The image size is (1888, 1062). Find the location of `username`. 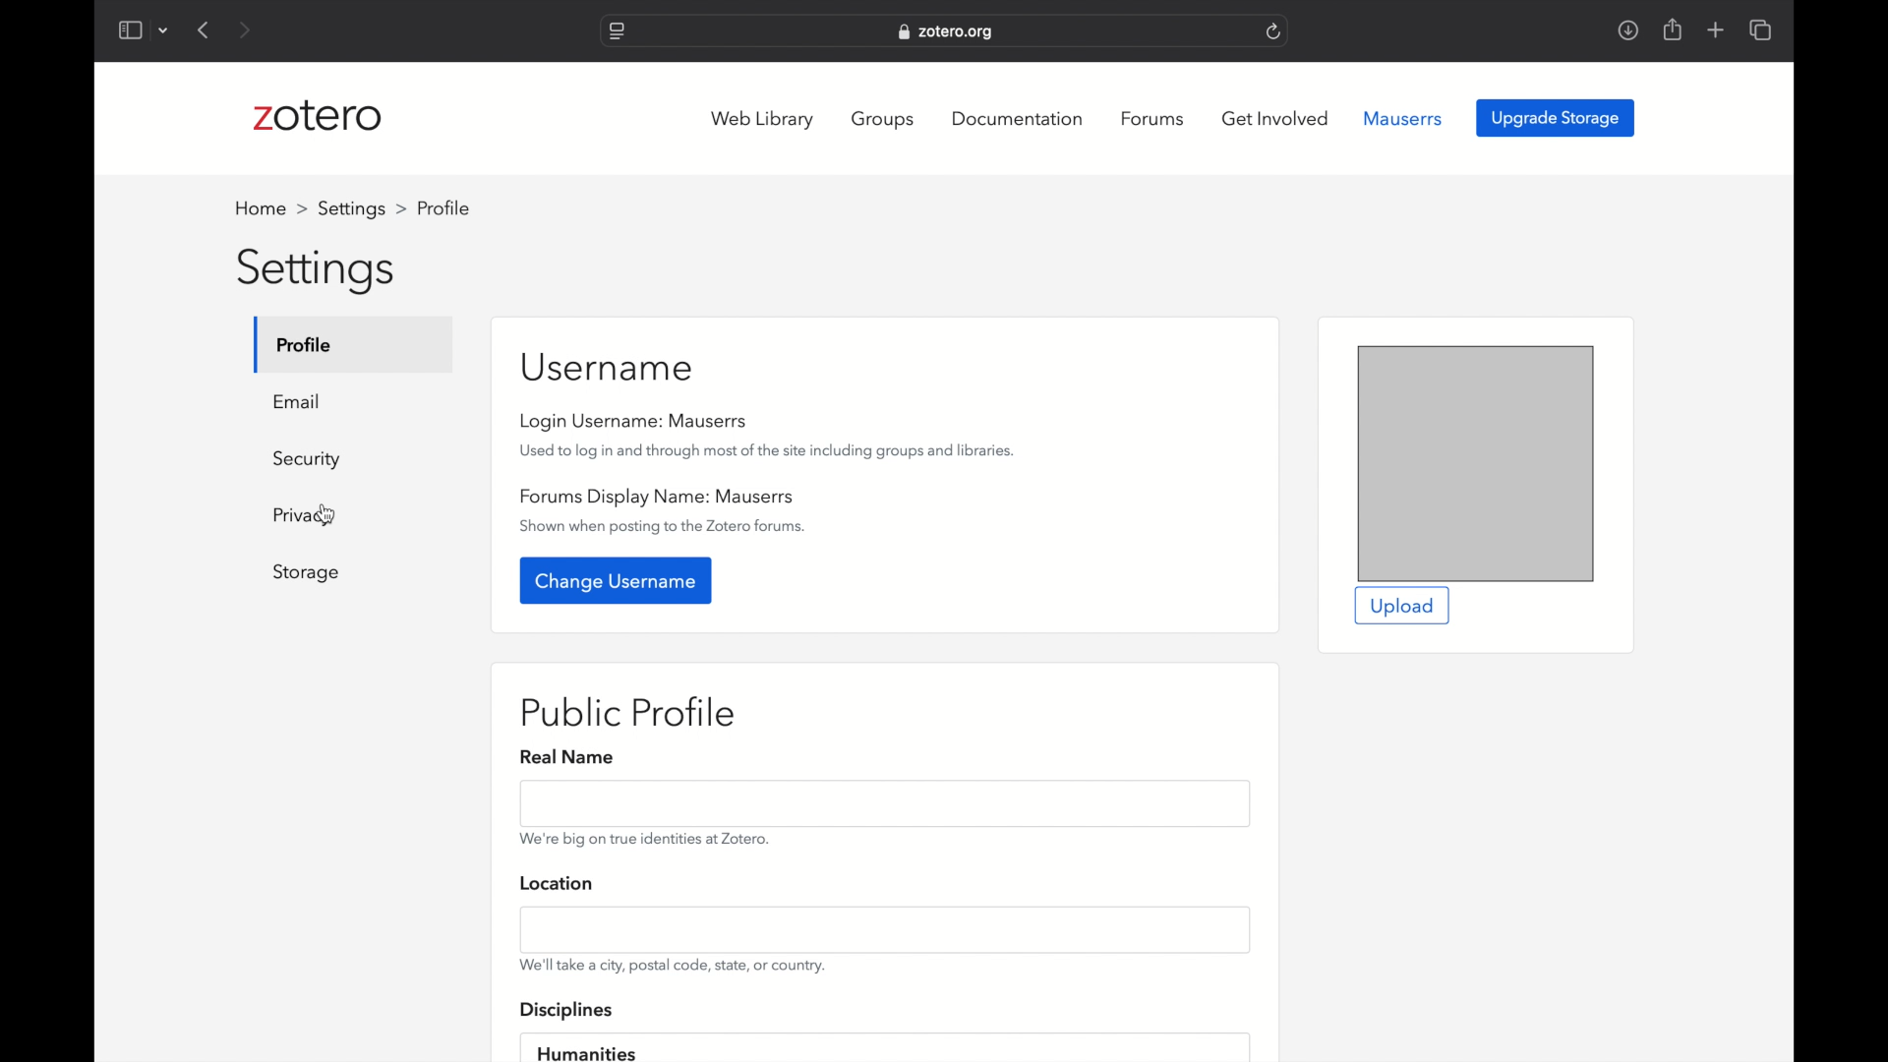

username is located at coordinates (609, 367).